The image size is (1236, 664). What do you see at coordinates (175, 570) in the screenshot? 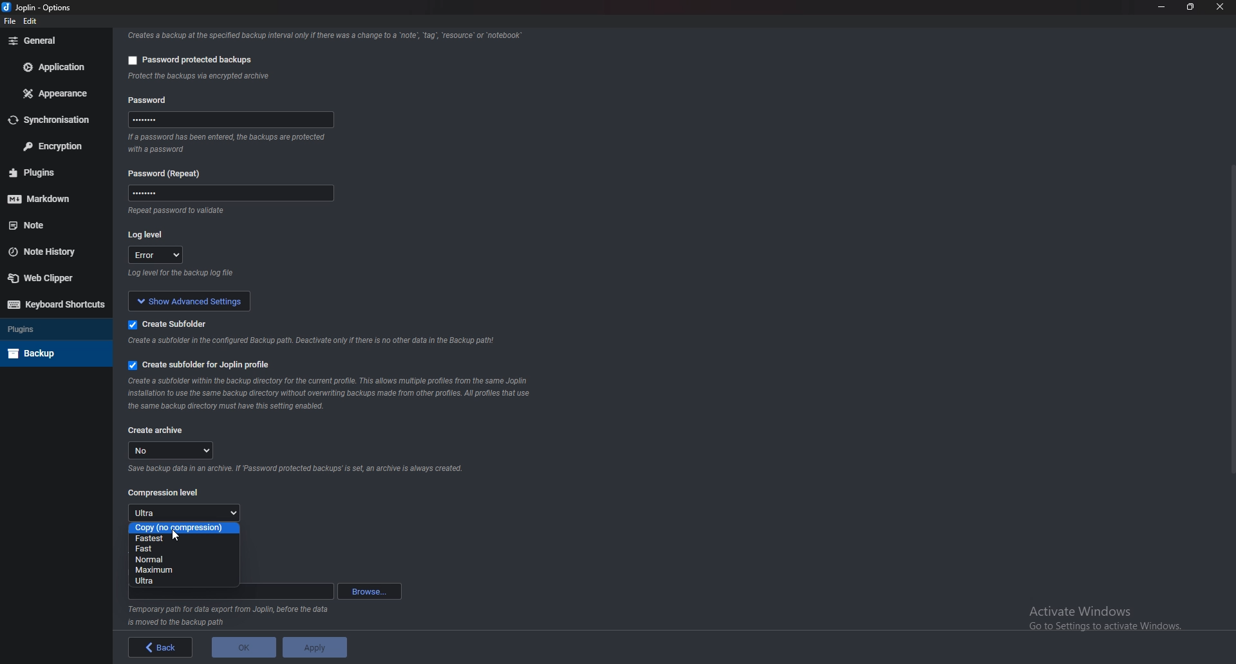
I see `Maximum` at bounding box center [175, 570].